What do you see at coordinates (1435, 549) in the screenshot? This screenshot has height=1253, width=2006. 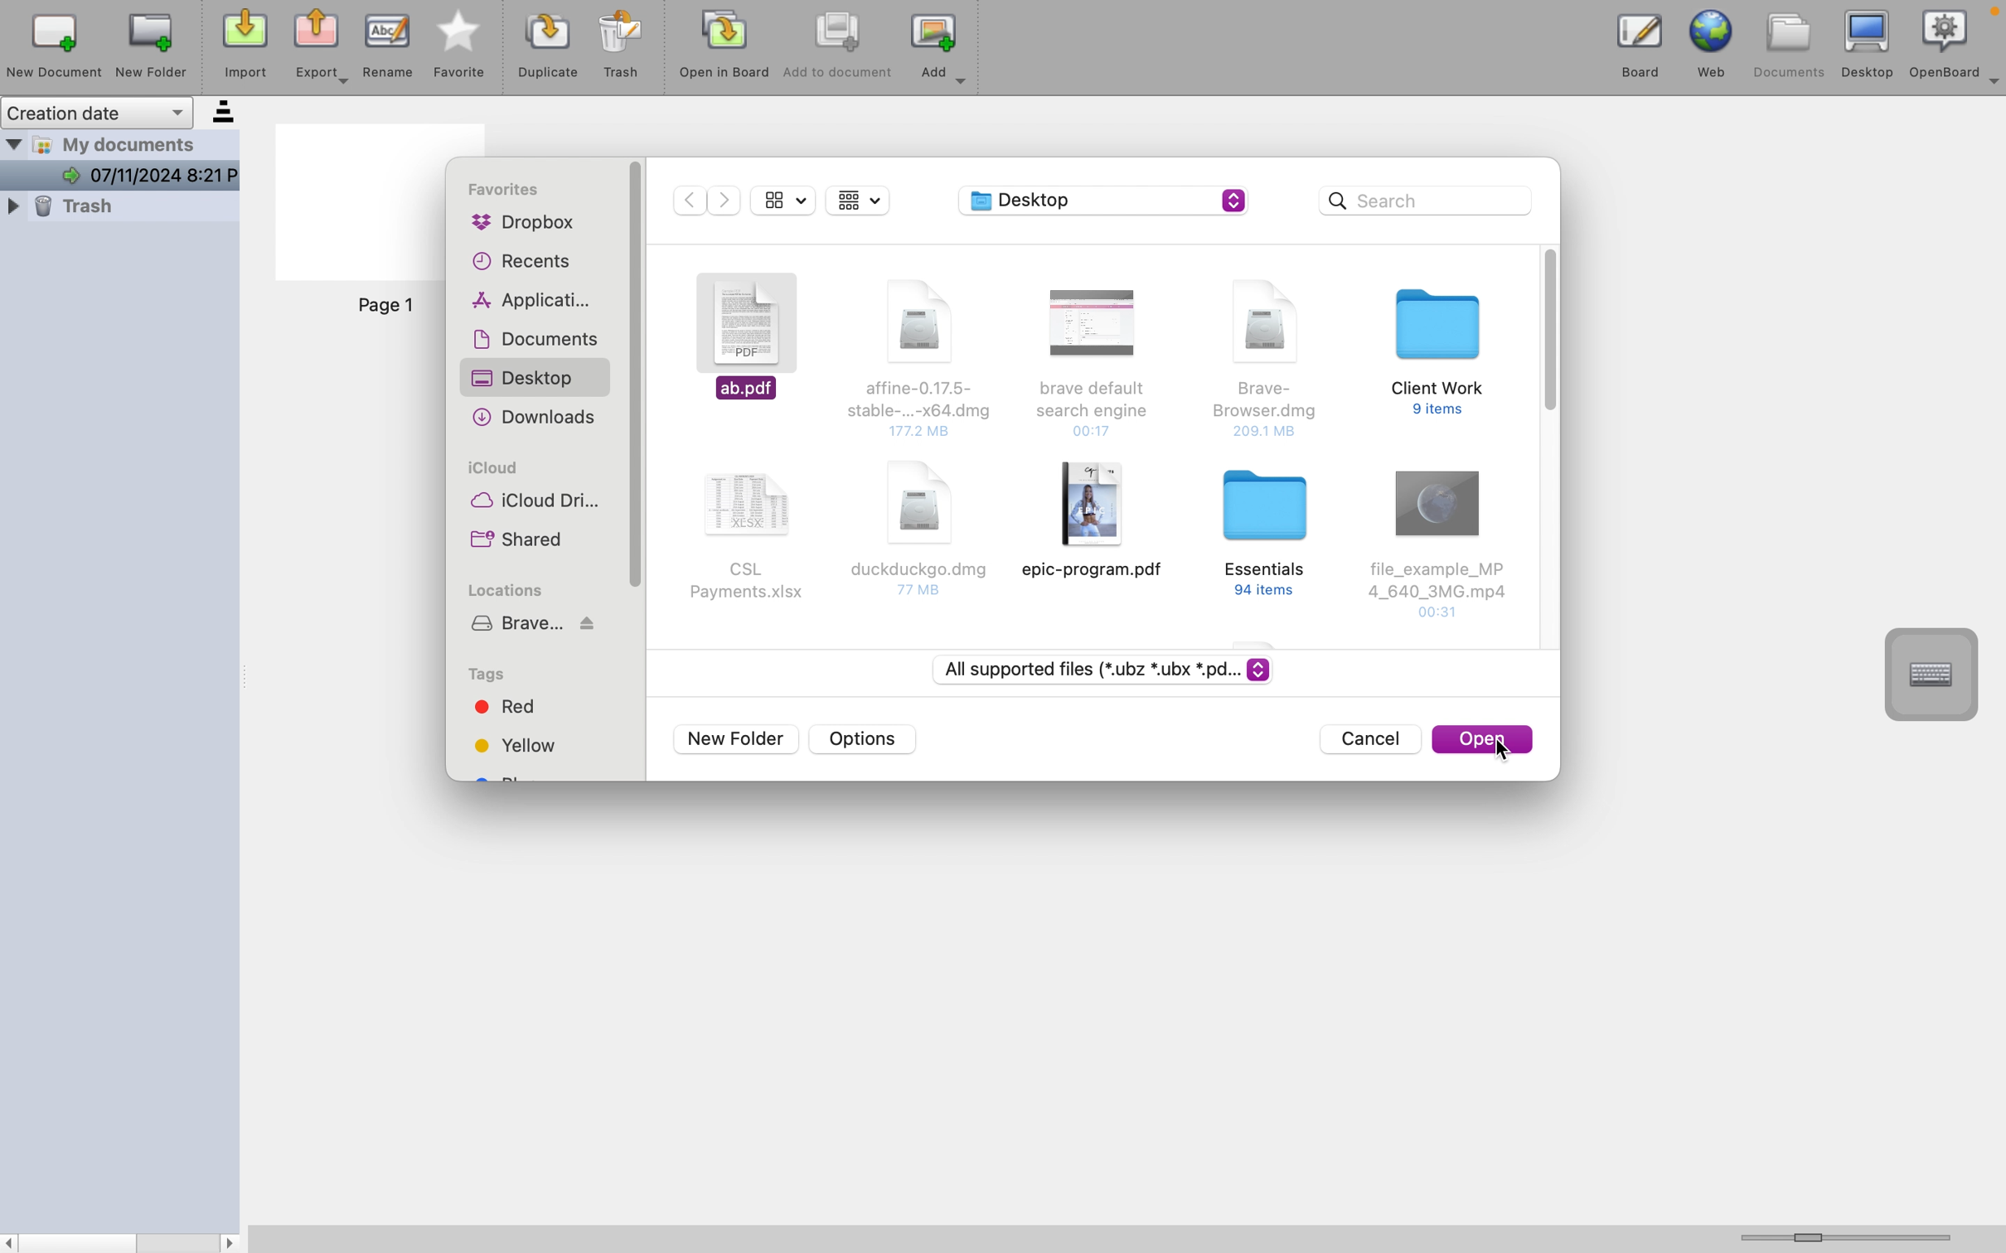 I see `document` at bounding box center [1435, 549].